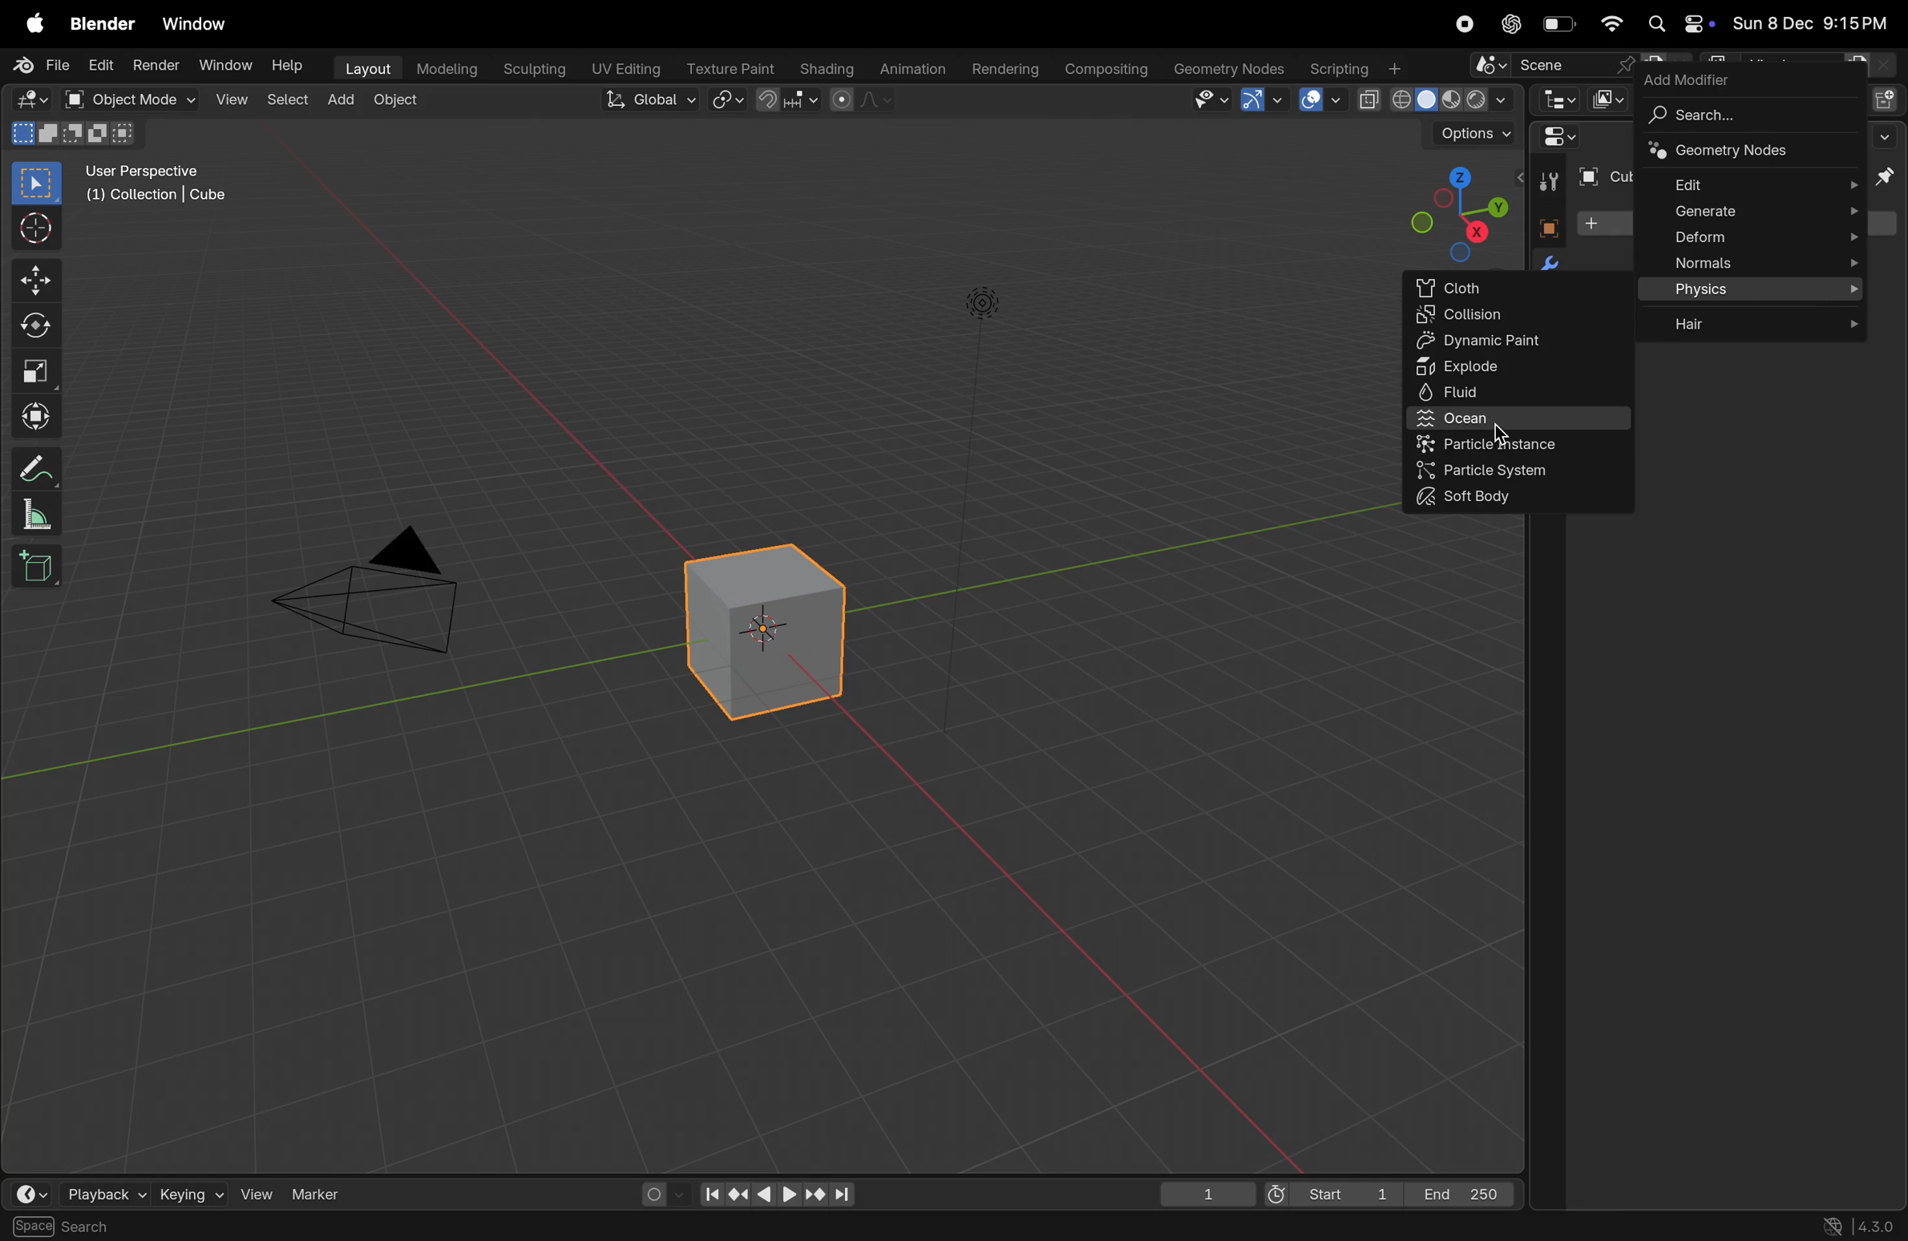  What do you see at coordinates (1743, 115) in the screenshot?
I see `search` at bounding box center [1743, 115].